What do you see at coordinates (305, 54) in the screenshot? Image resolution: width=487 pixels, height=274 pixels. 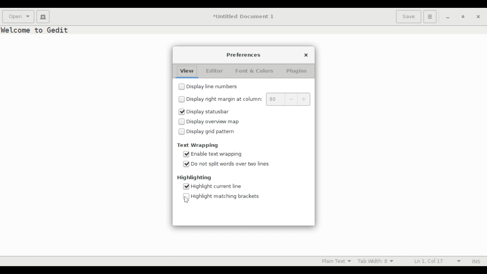 I see `Close` at bounding box center [305, 54].